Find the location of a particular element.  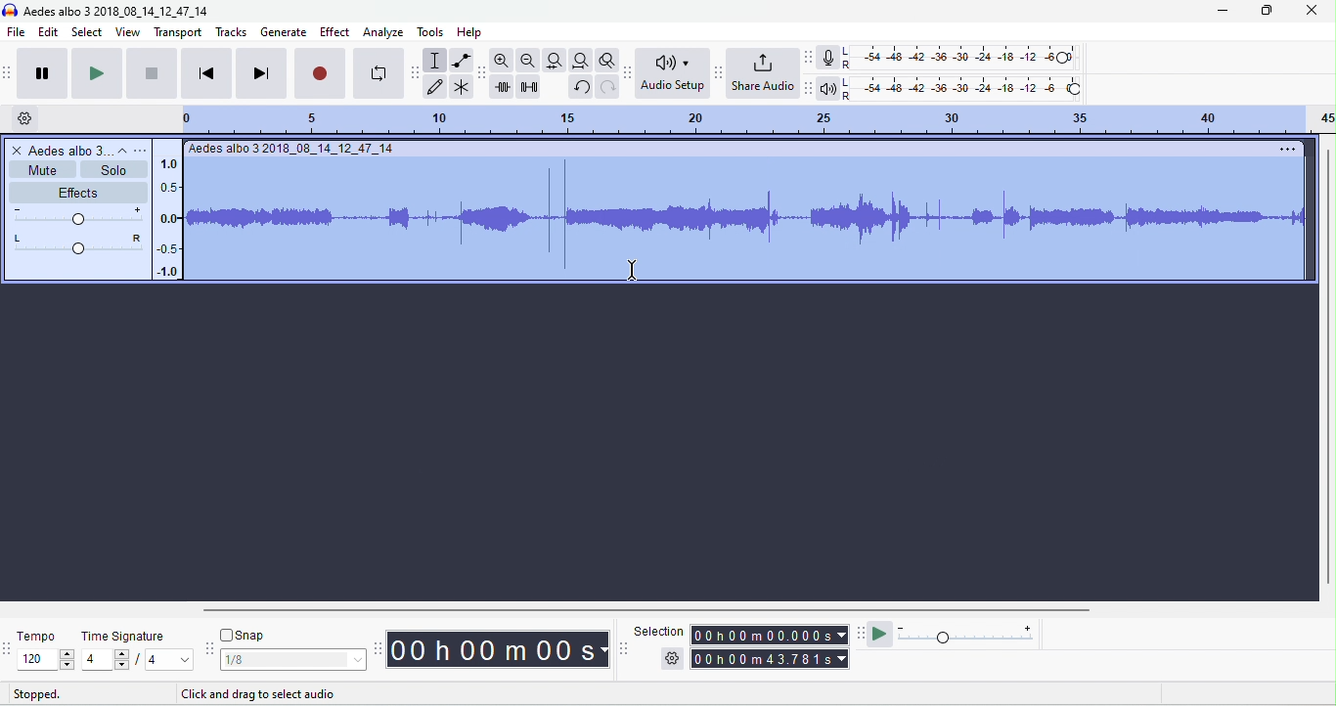

clicks removed is located at coordinates (749, 216).